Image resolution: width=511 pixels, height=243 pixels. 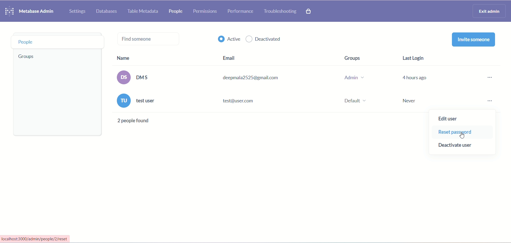 What do you see at coordinates (491, 91) in the screenshot?
I see `more` at bounding box center [491, 91].